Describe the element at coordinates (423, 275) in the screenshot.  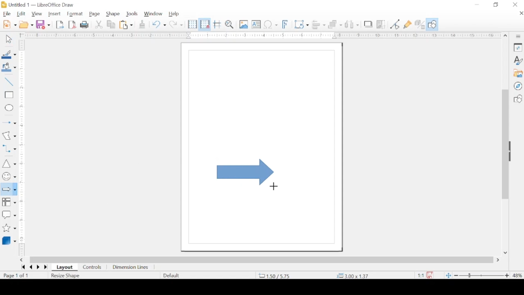
I see `this document has been modified` at that location.